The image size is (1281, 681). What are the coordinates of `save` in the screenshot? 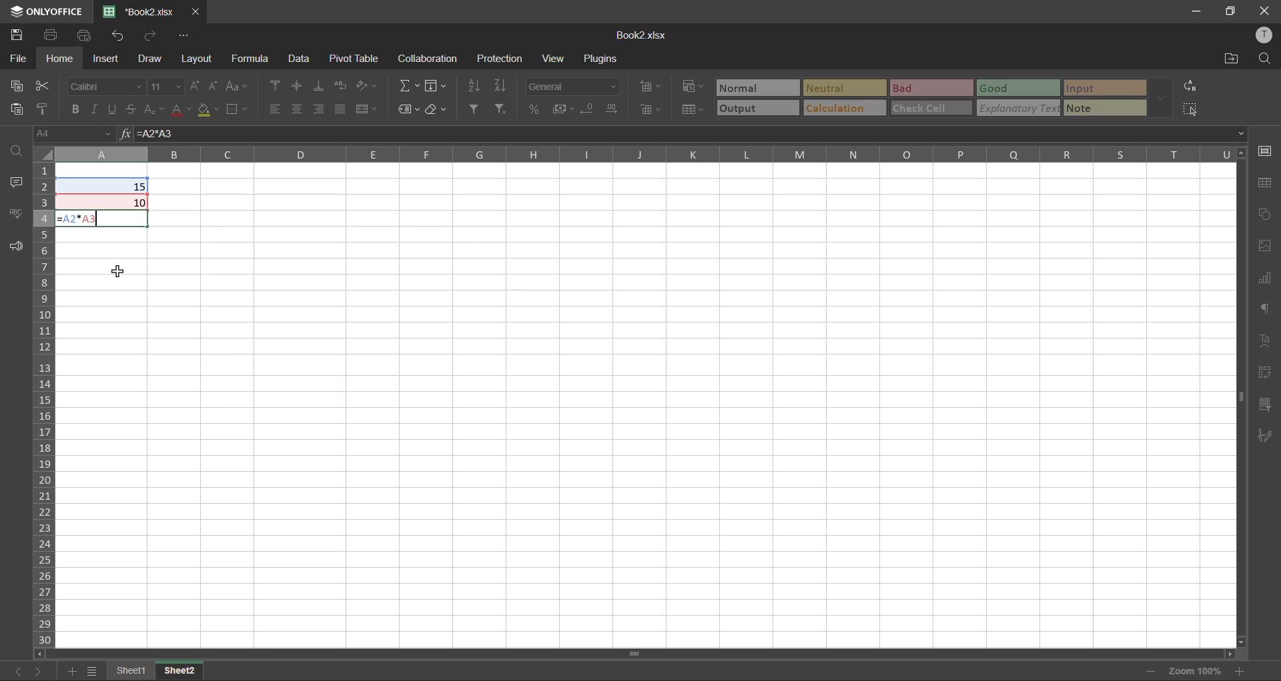 It's located at (16, 31).